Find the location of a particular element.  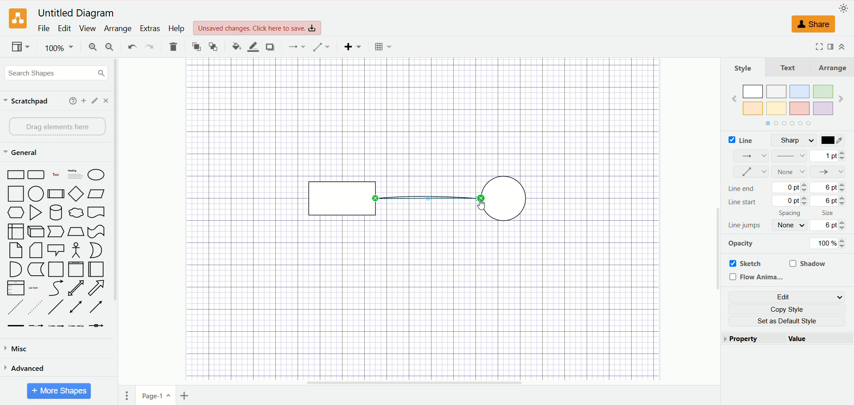

line is located at coordinates (740, 139).